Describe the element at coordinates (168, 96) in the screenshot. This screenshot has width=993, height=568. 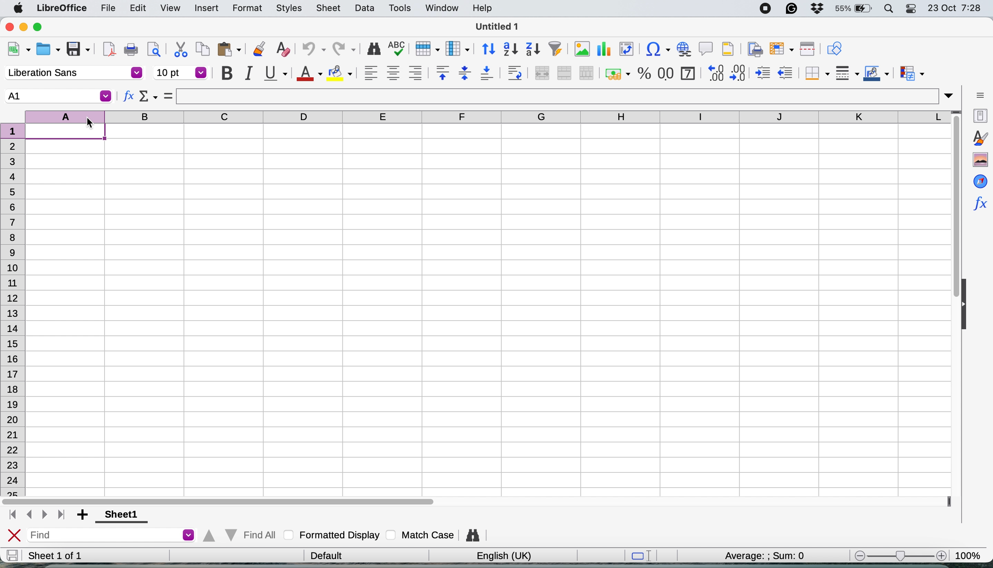
I see `select` at that location.